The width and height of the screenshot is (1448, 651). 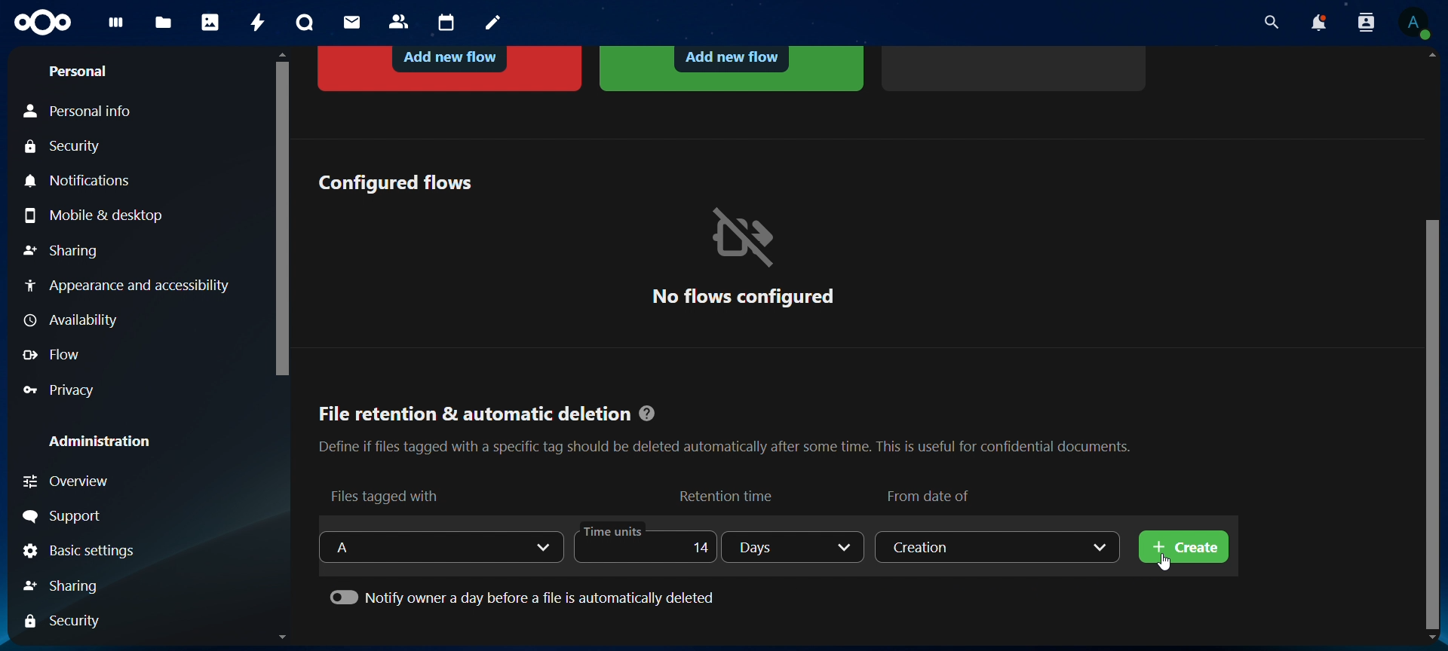 What do you see at coordinates (354, 22) in the screenshot?
I see `mail` at bounding box center [354, 22].